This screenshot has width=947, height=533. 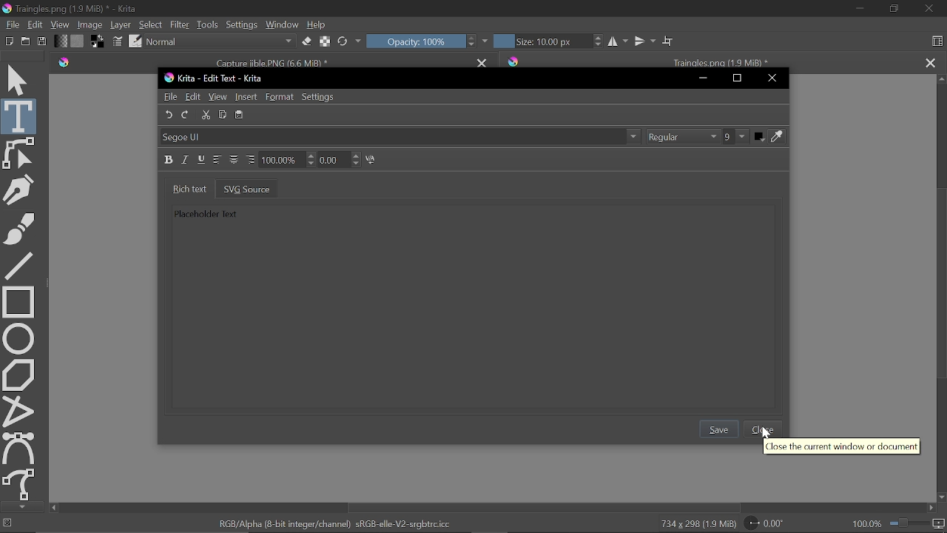 What do you see at coordinates (941, 81) in the screenshot?
I see `Move up` at bounding box center [941, 81].